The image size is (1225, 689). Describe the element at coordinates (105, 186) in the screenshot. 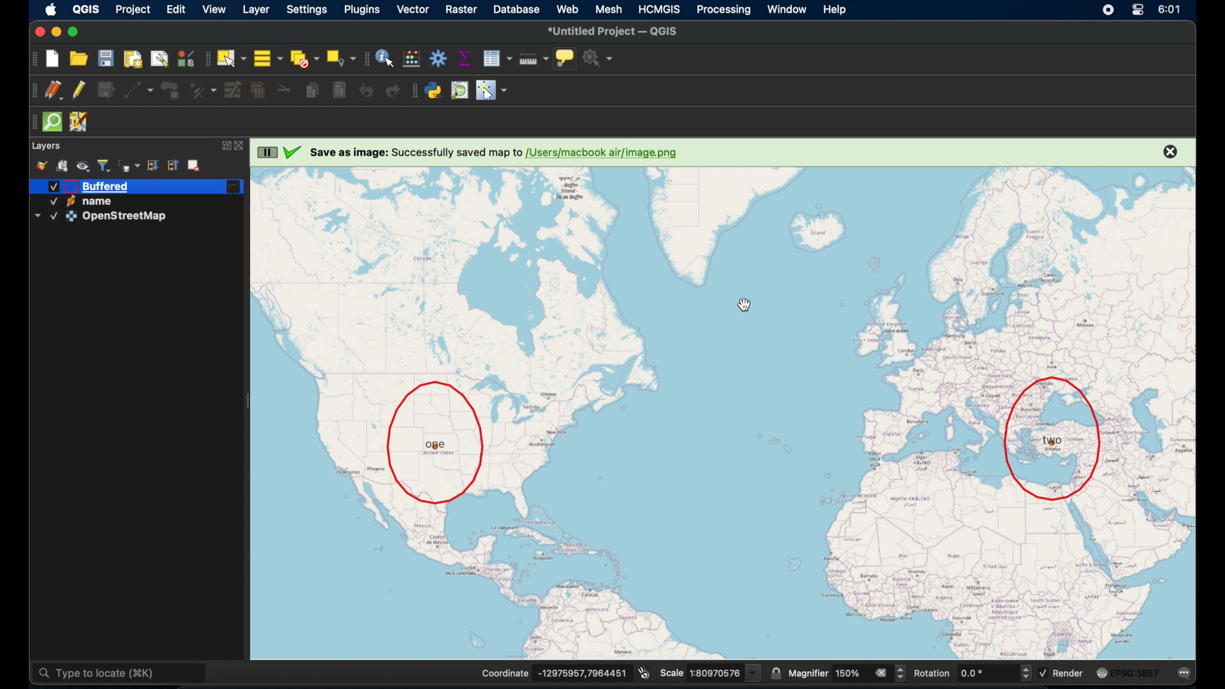

I see `buffered` at that location.